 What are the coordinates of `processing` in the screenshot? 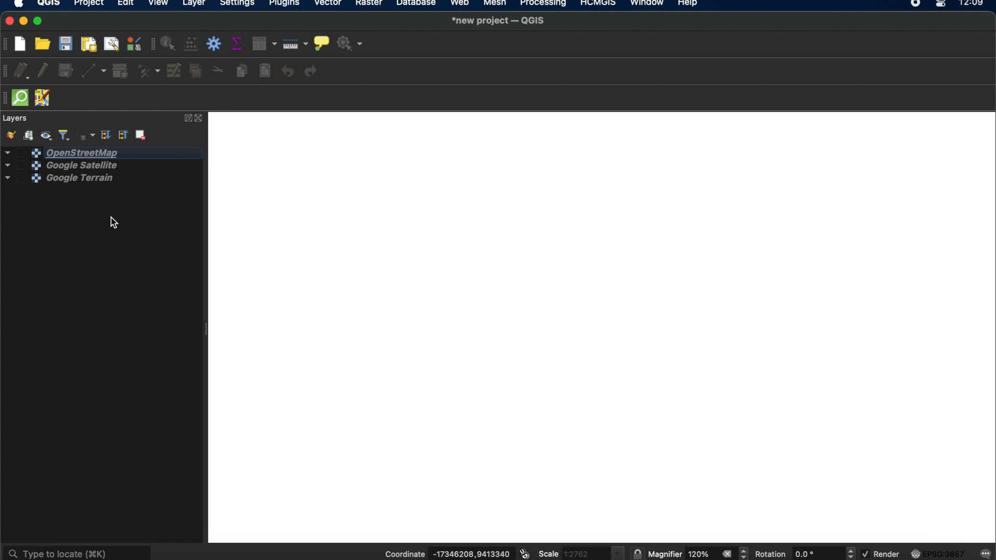 It's located at (544, 4).